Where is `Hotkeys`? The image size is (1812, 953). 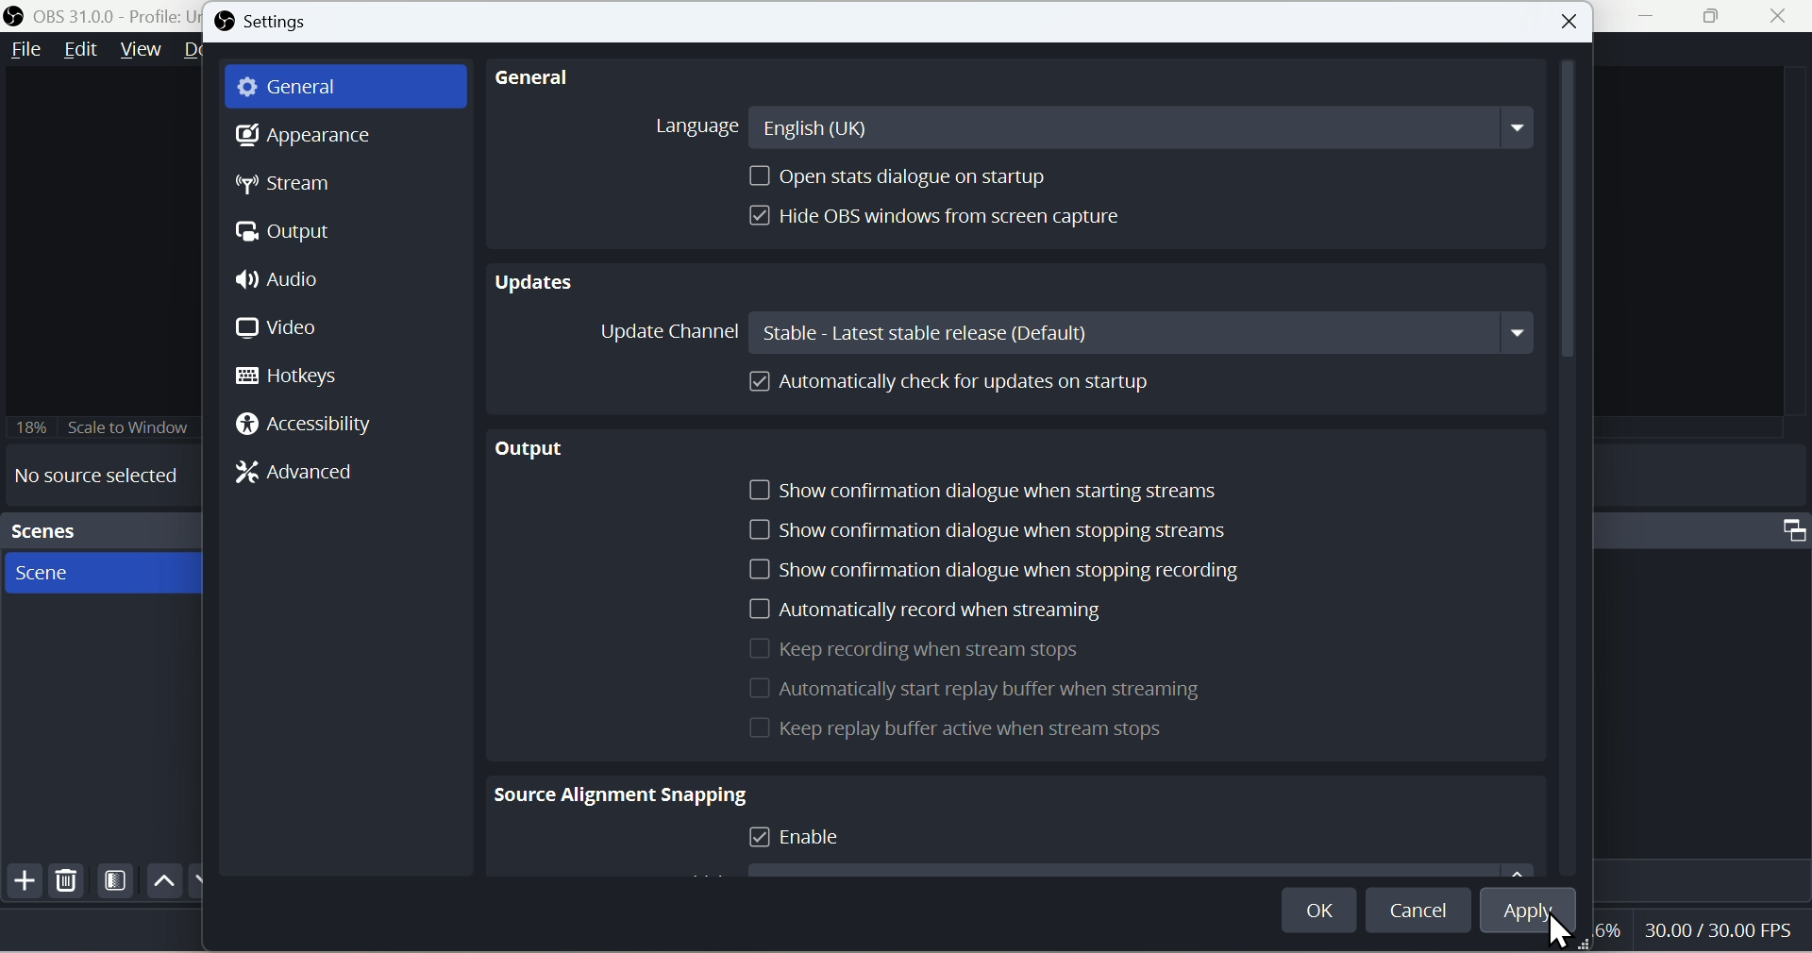 Hotkeys is located at coordinates (299, 379).